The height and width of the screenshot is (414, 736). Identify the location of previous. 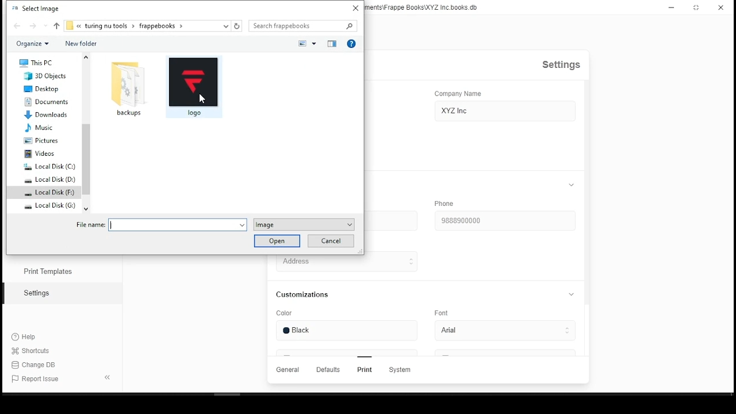
(18, 26).